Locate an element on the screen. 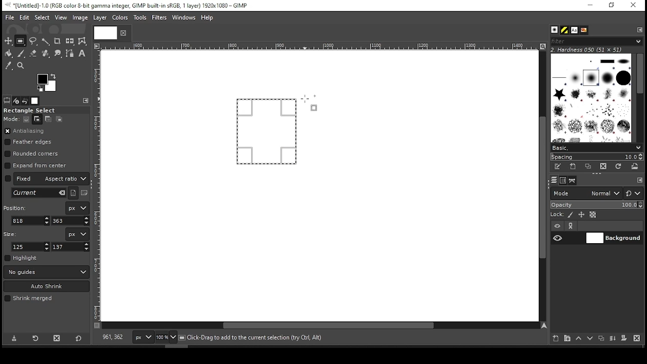  scroll bar is located at coordinates (541, 186).